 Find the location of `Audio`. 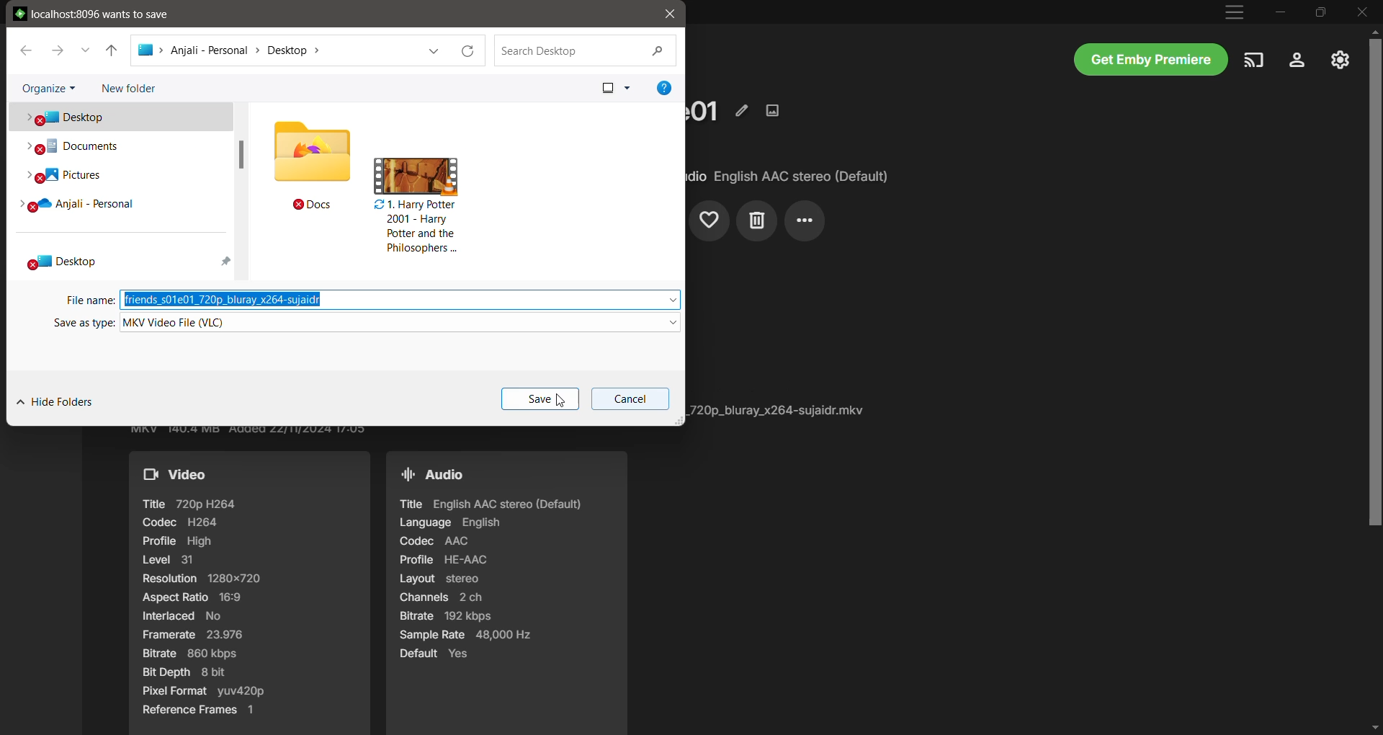

Audio is located at coordinates (789, 177).